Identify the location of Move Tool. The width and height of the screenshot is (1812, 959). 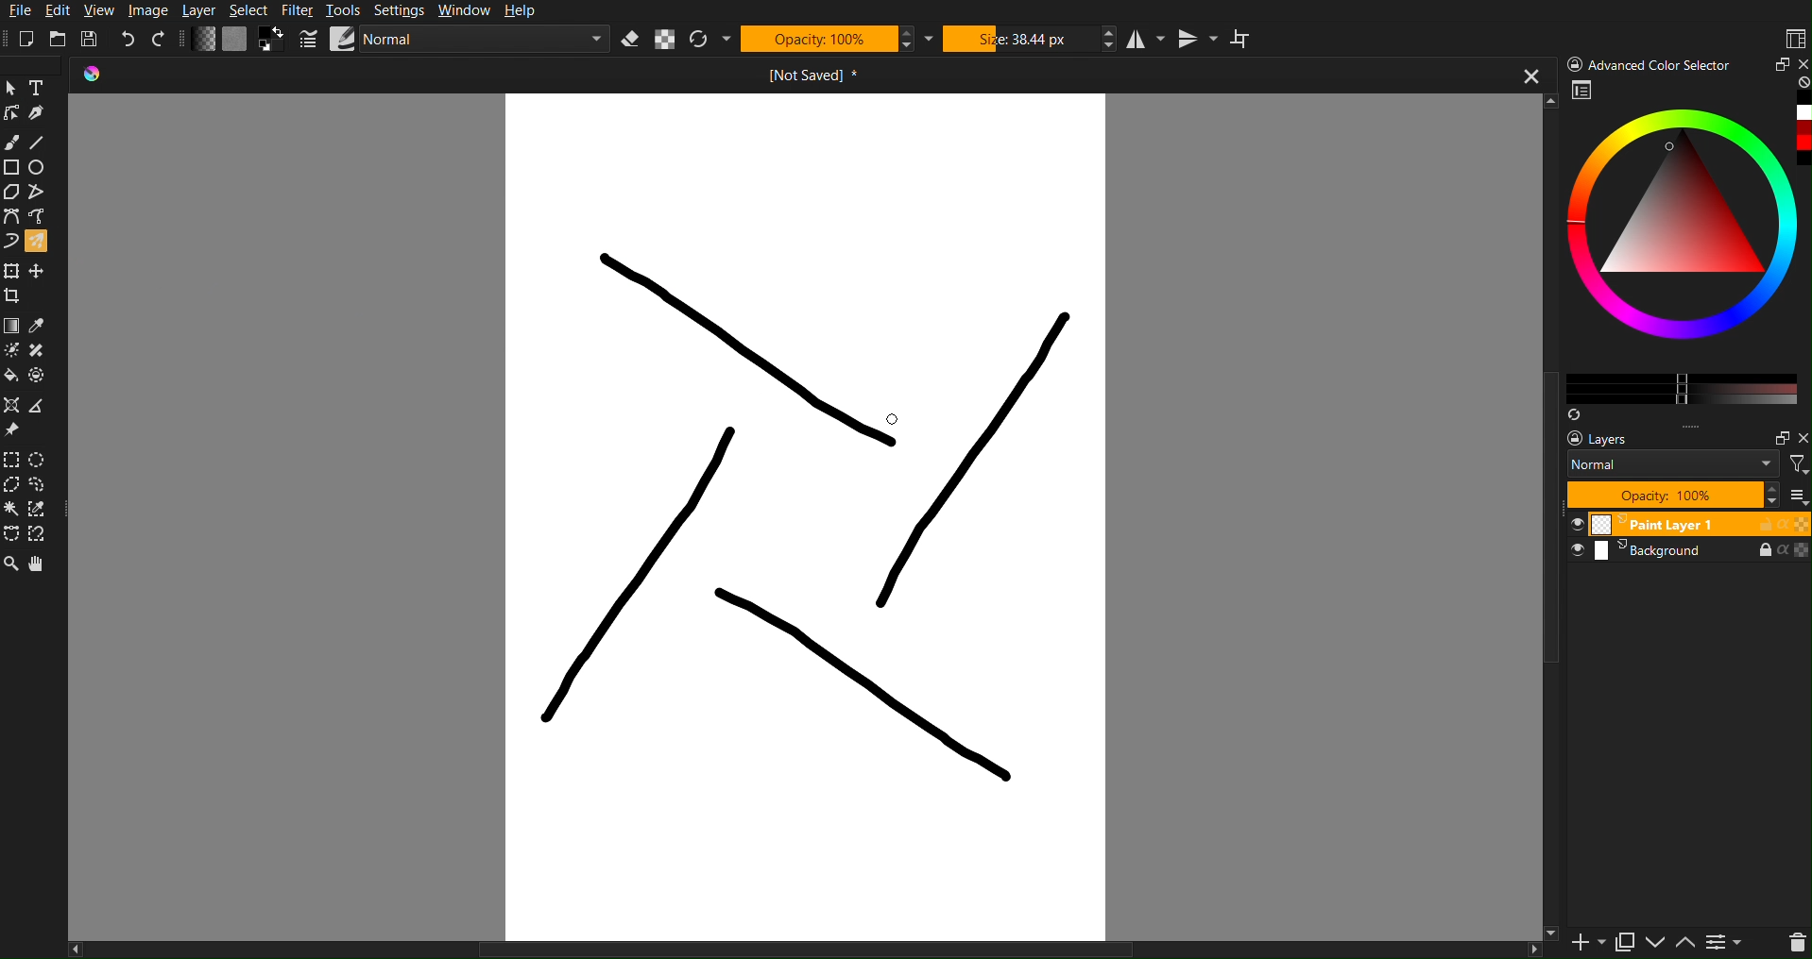
(41, 269).